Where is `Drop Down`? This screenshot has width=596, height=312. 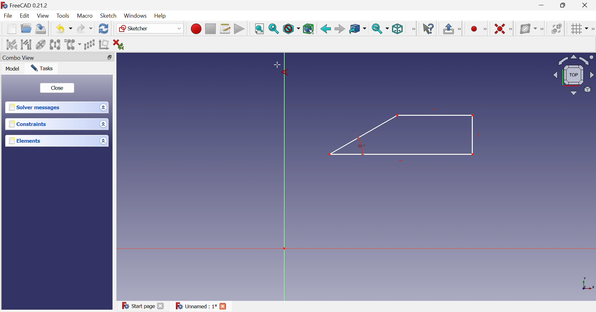 Drop Down is located at coordinates (587, 28).